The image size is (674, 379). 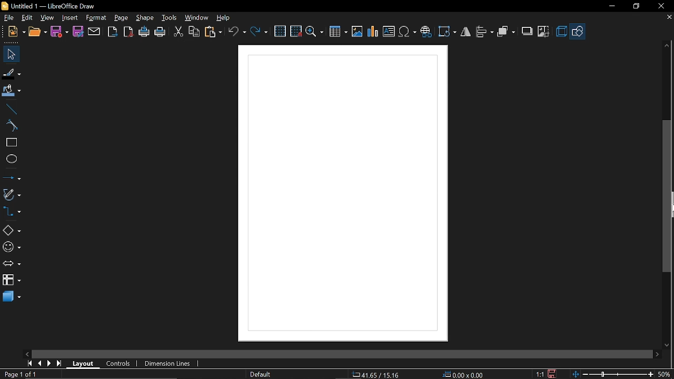 I want to click on help, so click(x=224, y=18).